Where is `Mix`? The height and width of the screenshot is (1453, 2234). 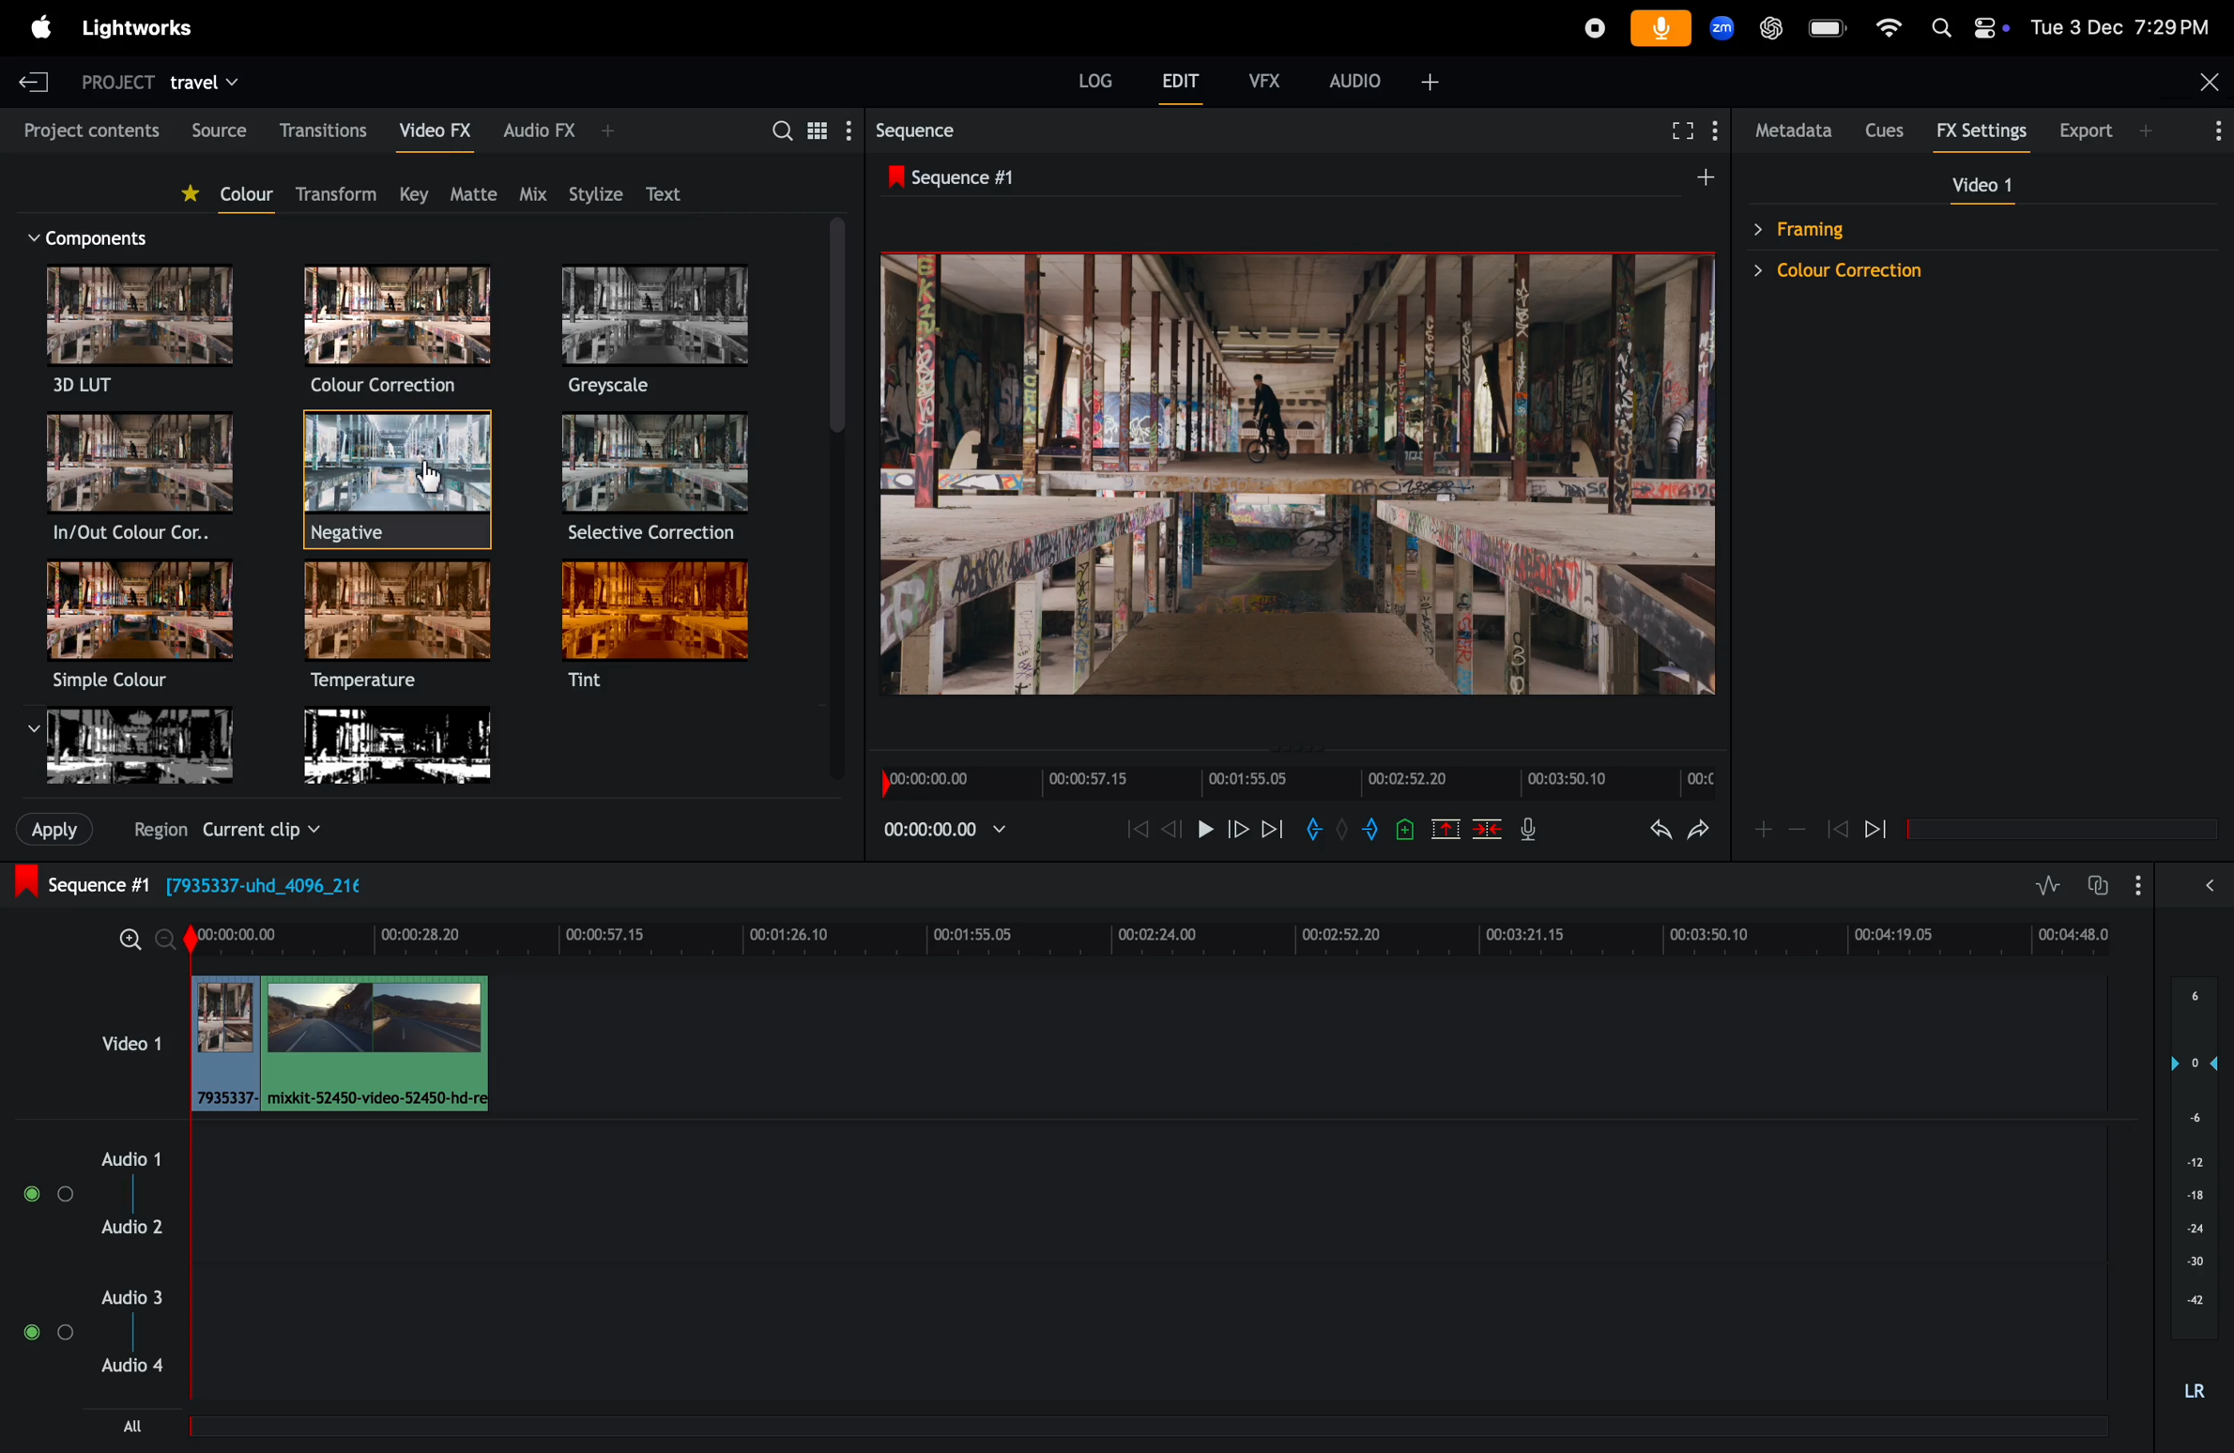 Mix is located at coordinates (532, 192).